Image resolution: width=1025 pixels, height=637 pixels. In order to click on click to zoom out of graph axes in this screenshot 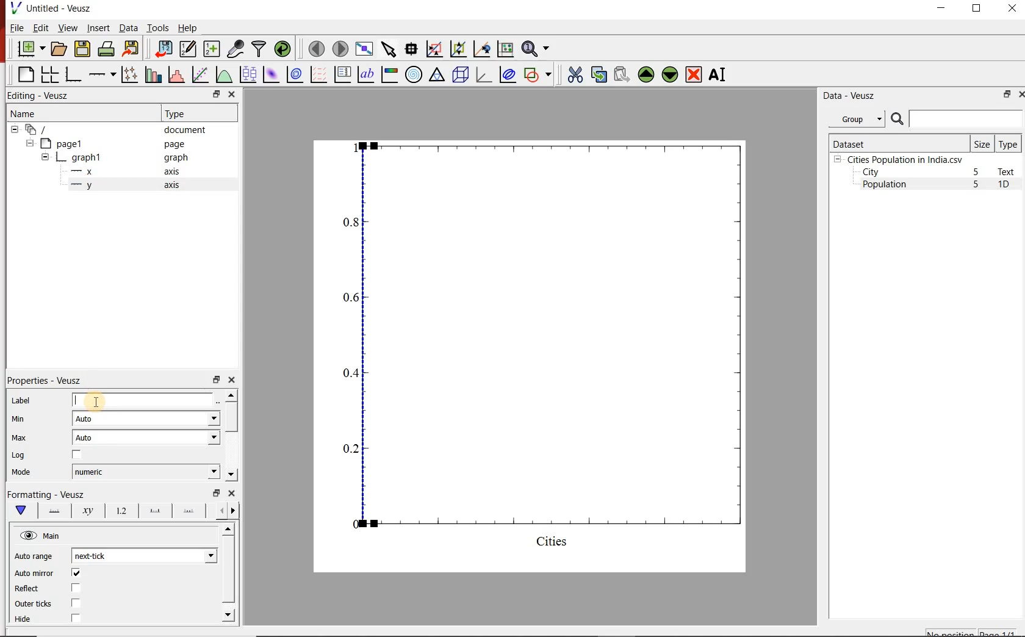, I will do `click(456, 50)`.